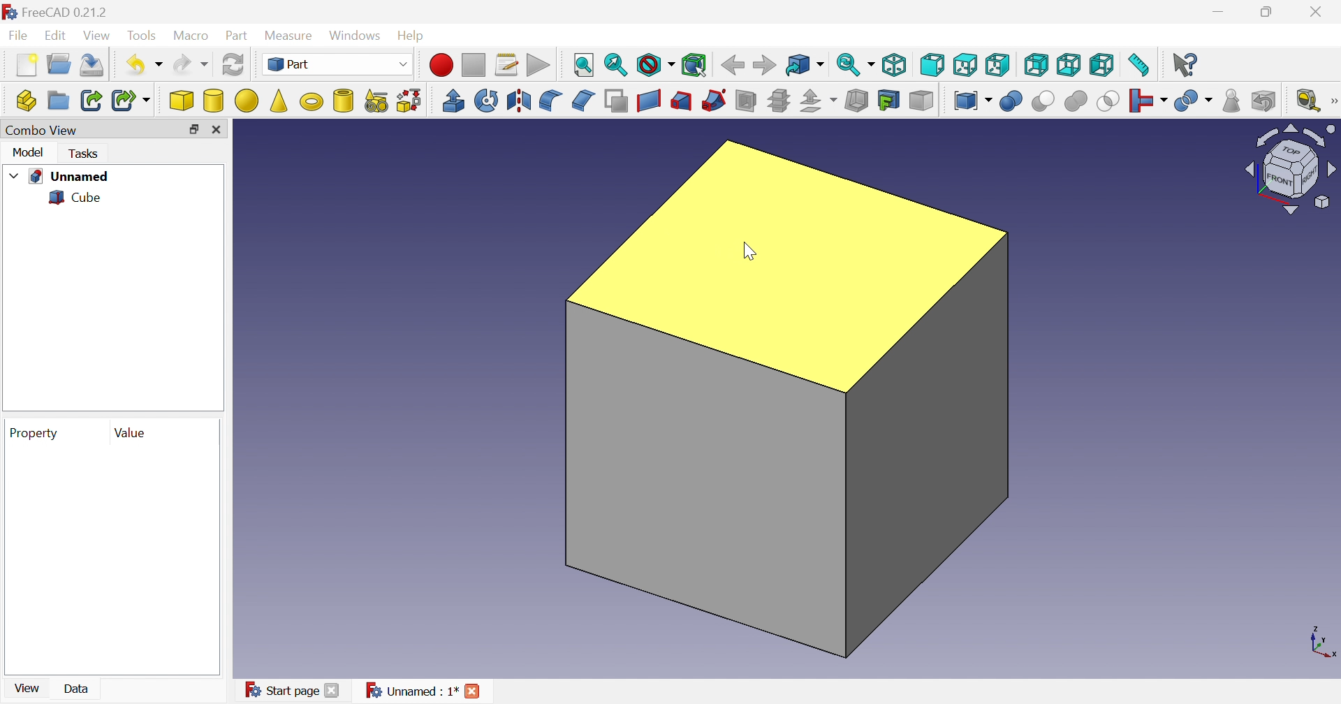 This screenshot has width=1341, height=704. Describe the element at coordinates (42, 130) in the screenshot. I see `Combo View` at that location.